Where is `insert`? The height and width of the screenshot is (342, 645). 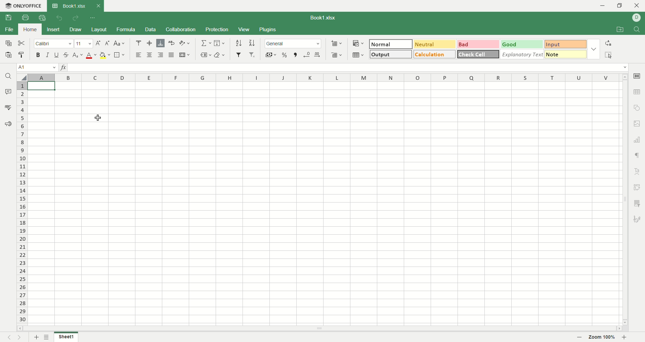
insert is located at coordinates (54, 29).